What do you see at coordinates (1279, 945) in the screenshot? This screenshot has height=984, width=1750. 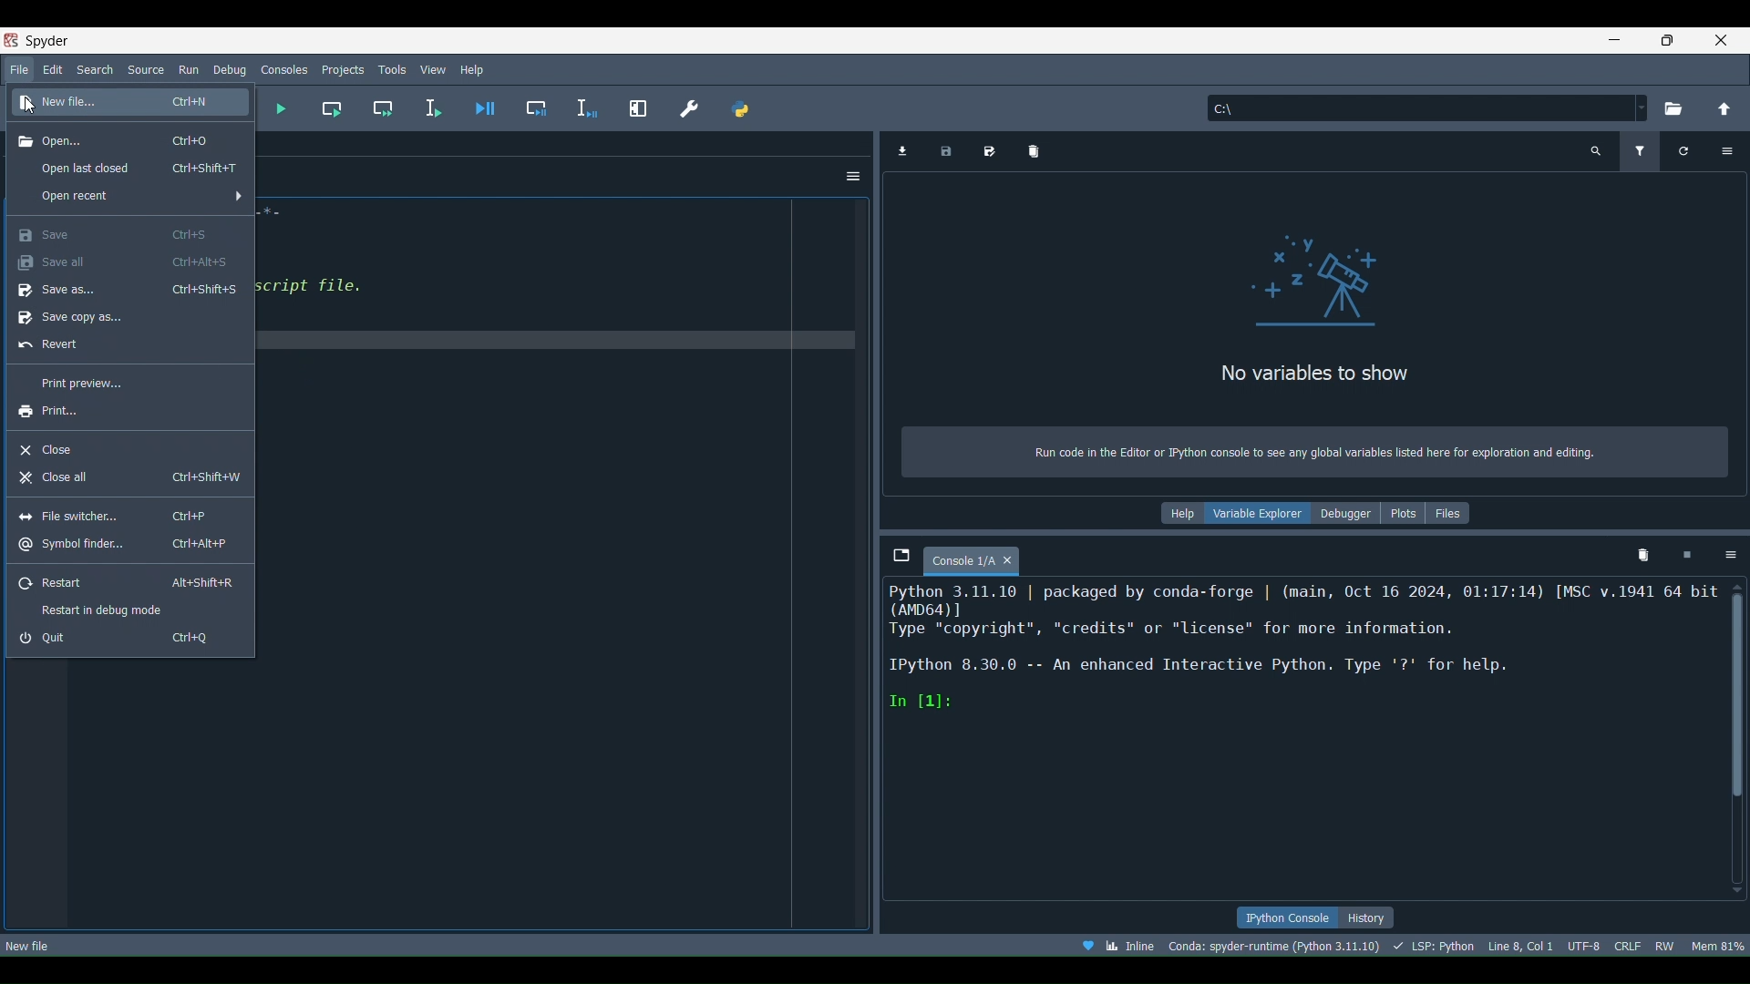 I see `Version` at bounding box center [1279, 945].